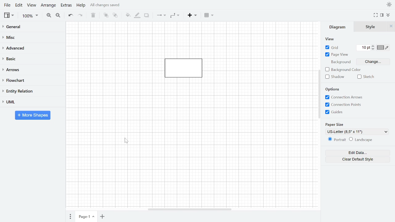  Describe the element at coordinates (367, 77) in the screenshot. I see `Sketch` at that location.